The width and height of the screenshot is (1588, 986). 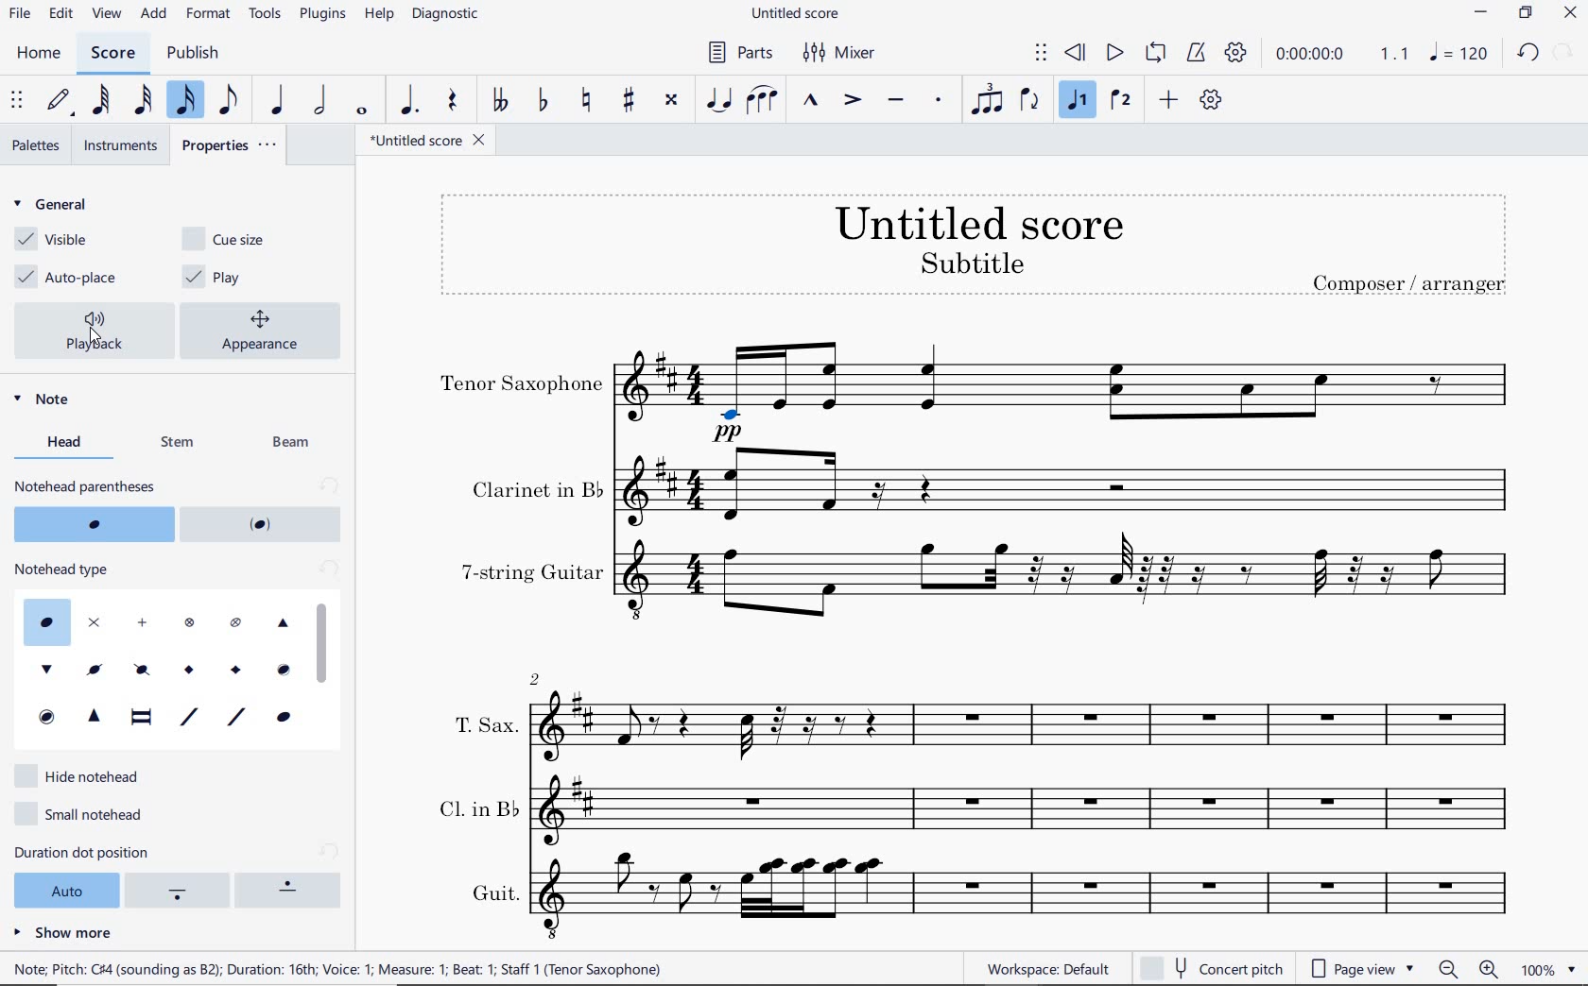 What do you see at coordinates (455, 101) in the screenshot?
I see `rest` at bounding box center [455, 101].